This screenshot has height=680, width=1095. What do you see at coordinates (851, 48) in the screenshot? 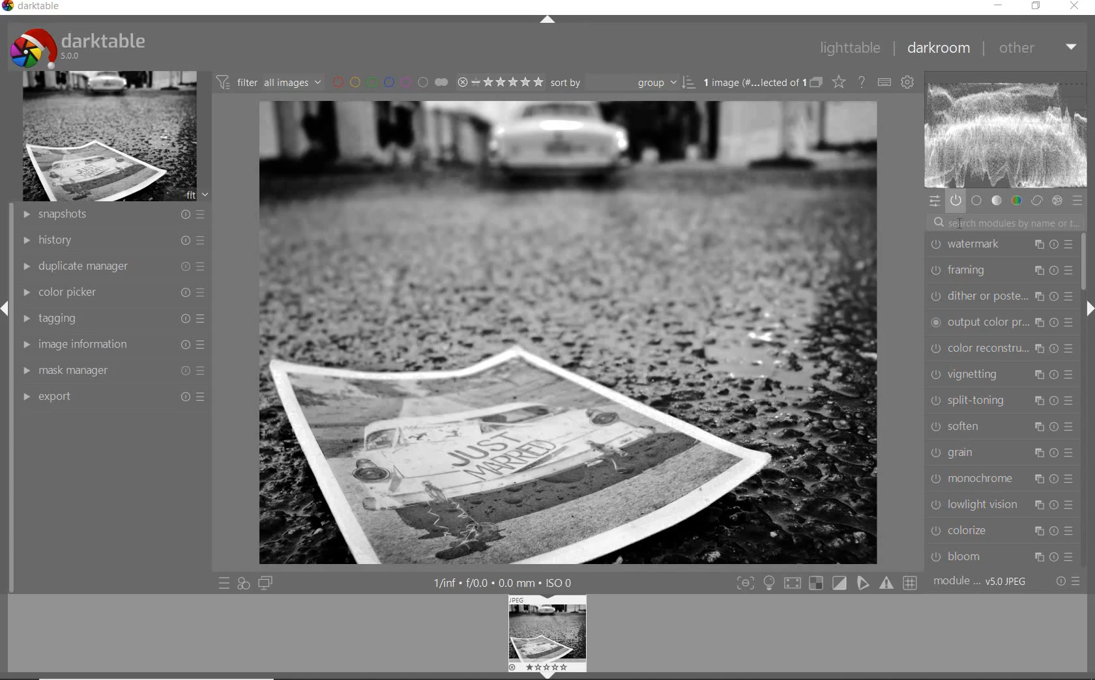
I see `lighttable` at bounding box center [851, 48].